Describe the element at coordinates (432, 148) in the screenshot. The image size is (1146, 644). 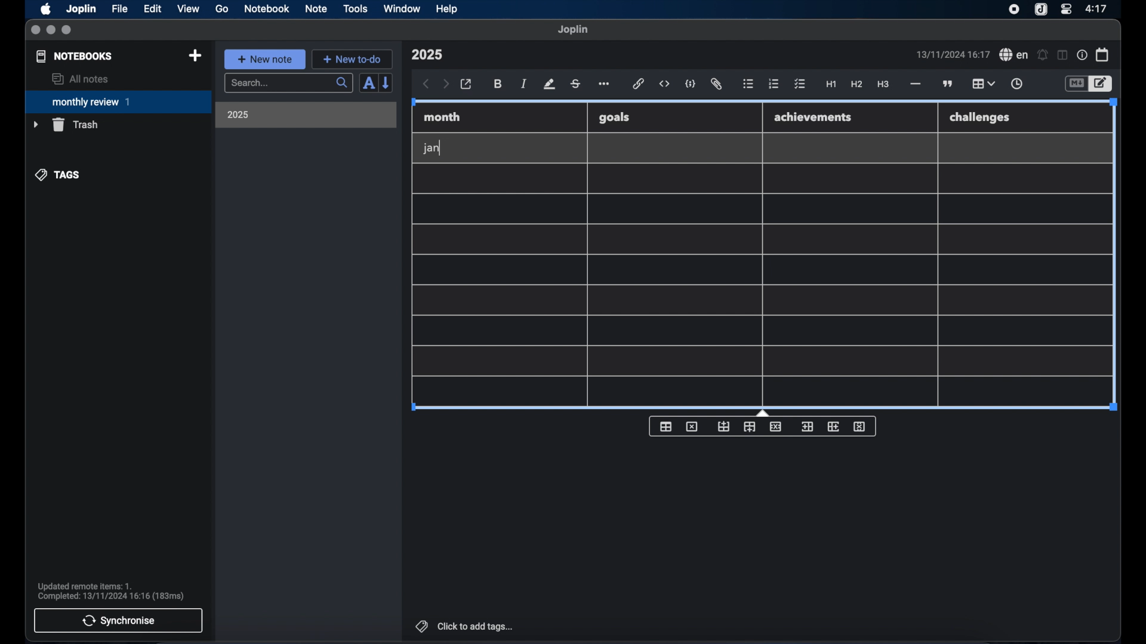
I see `jan` at that location.